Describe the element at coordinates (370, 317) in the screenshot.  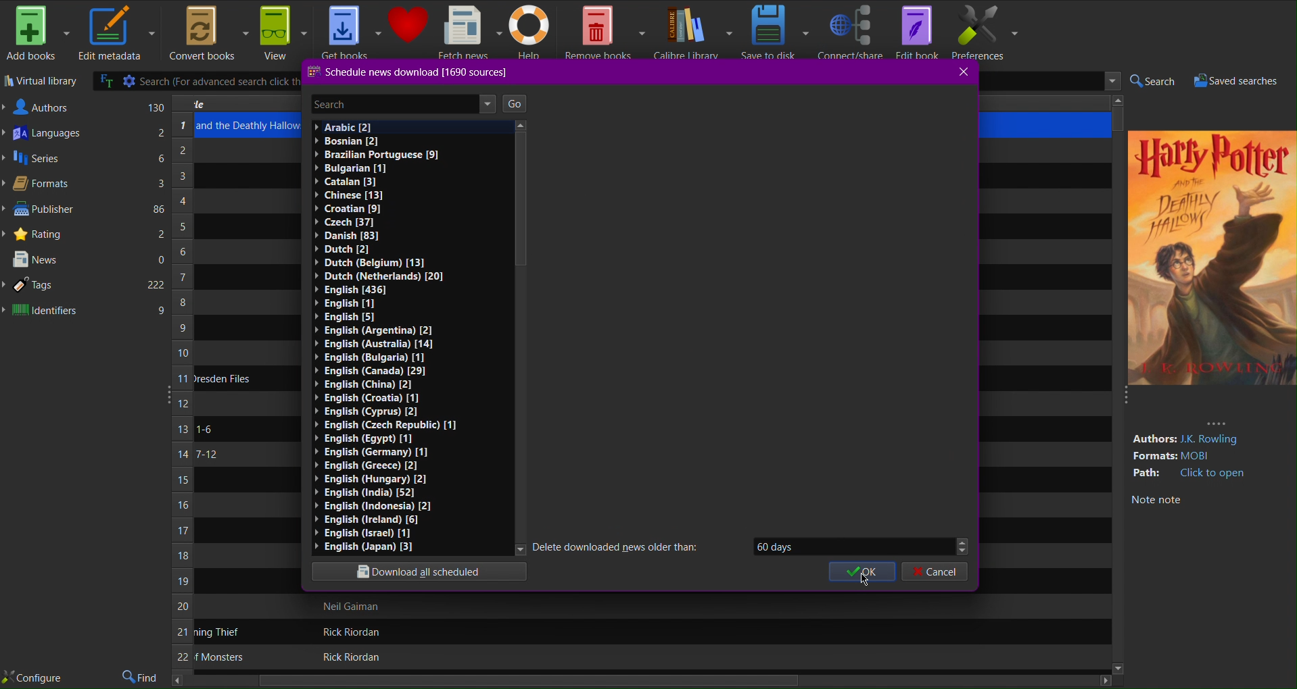
I see `English  [5]` at that location.